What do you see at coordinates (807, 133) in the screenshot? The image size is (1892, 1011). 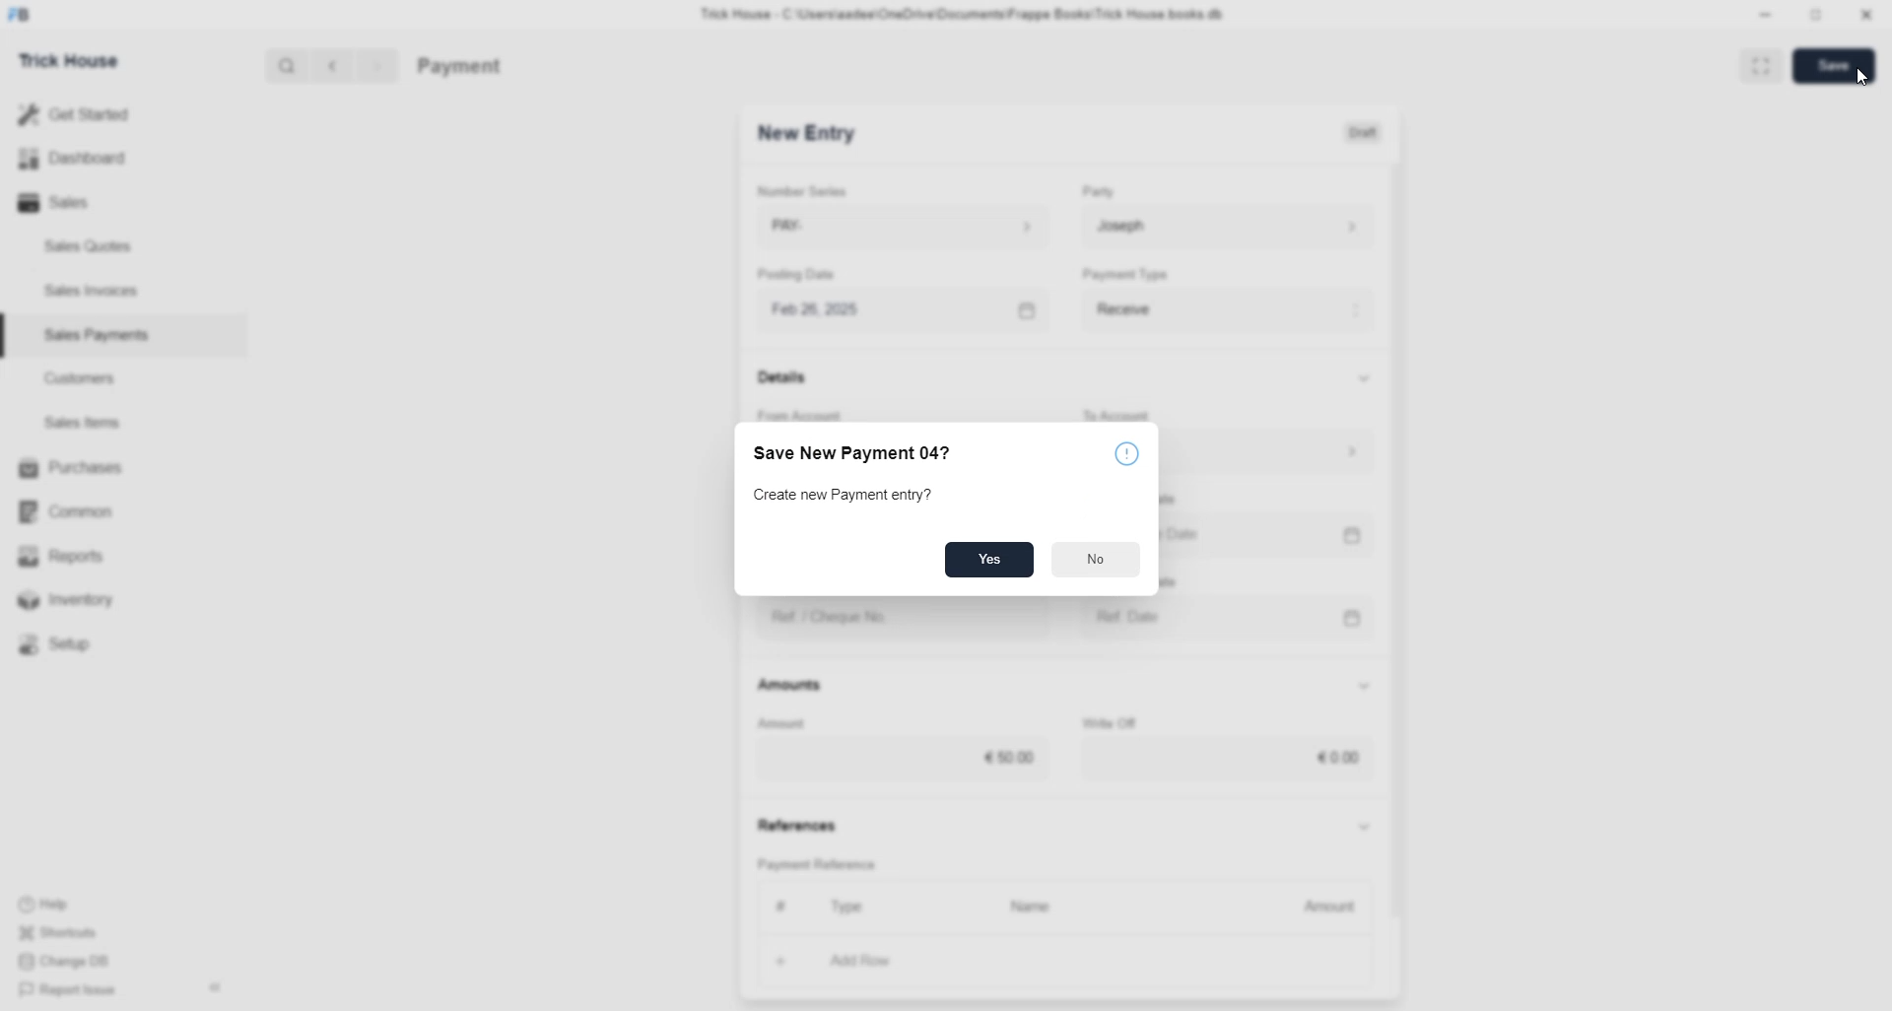 I see `New Entry` at bounding box center [807, 133].